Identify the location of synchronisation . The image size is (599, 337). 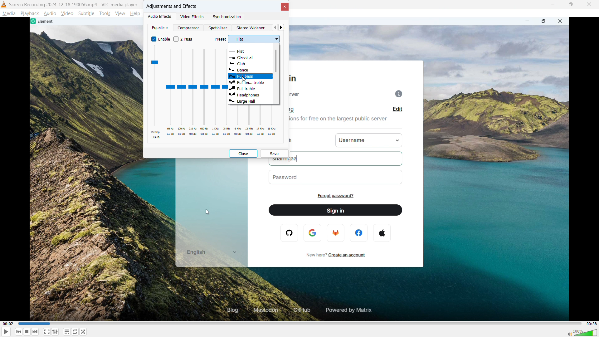
(227, 17).